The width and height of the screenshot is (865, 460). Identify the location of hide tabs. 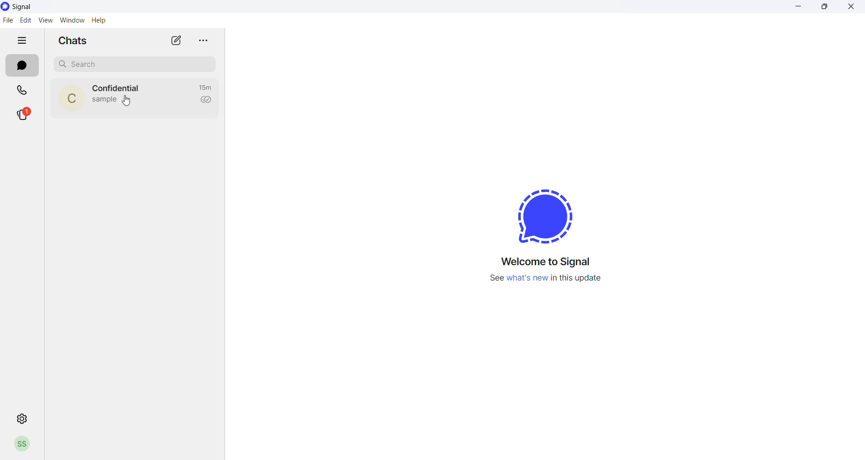
(23, 41).